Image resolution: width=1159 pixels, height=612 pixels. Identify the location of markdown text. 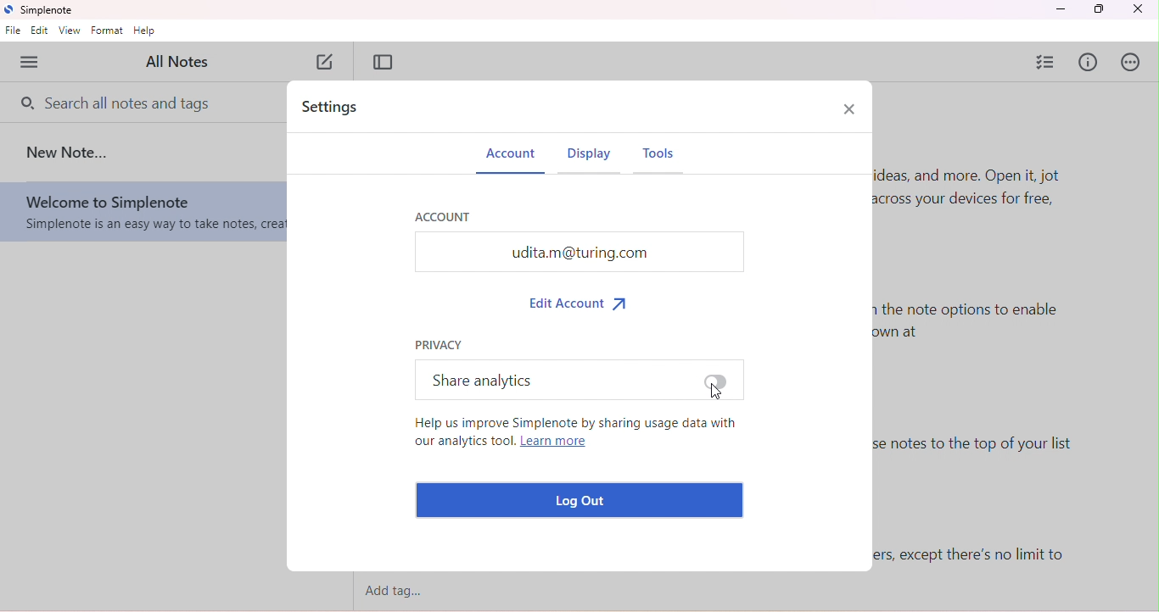
(973, 329).